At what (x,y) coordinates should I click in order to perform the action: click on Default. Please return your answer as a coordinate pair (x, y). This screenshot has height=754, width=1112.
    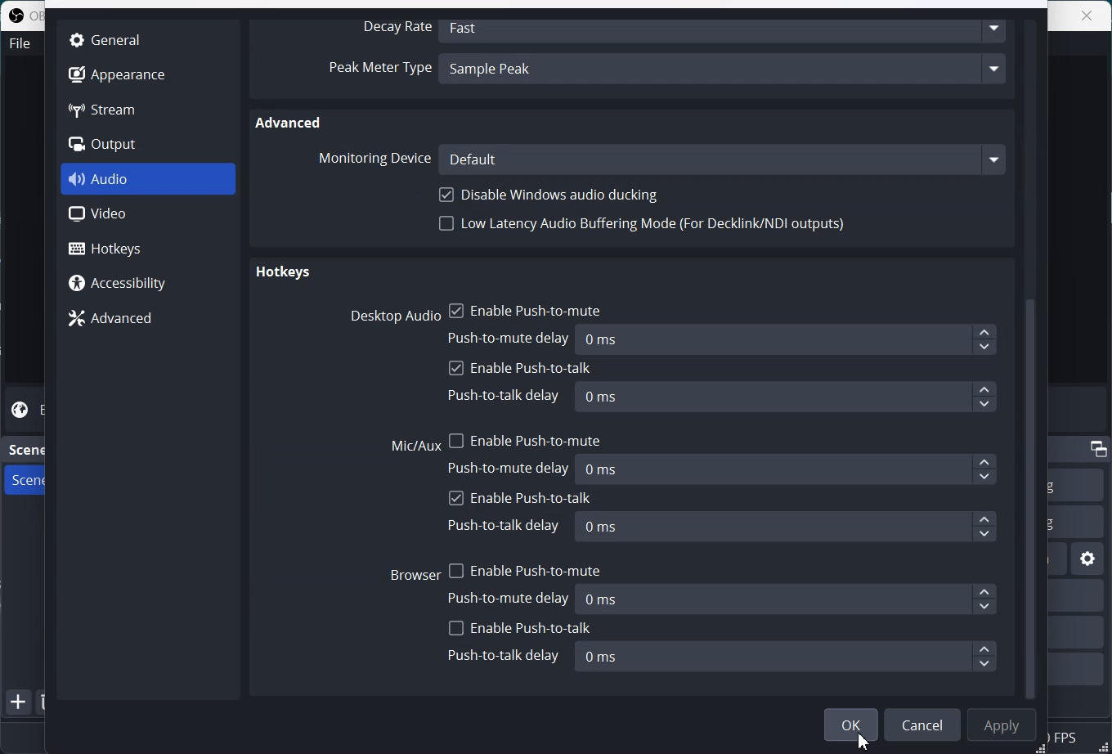
    Looking at the image, I should click on (723, 159).